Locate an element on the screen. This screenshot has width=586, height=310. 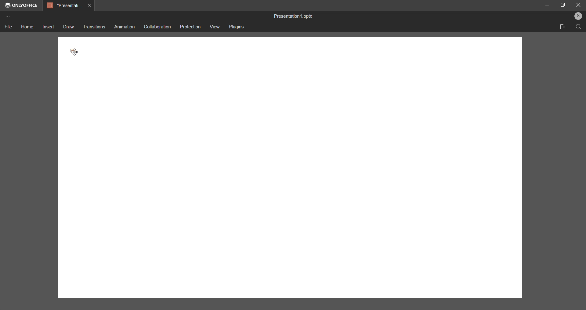
user is located at coordinates (577, 16).